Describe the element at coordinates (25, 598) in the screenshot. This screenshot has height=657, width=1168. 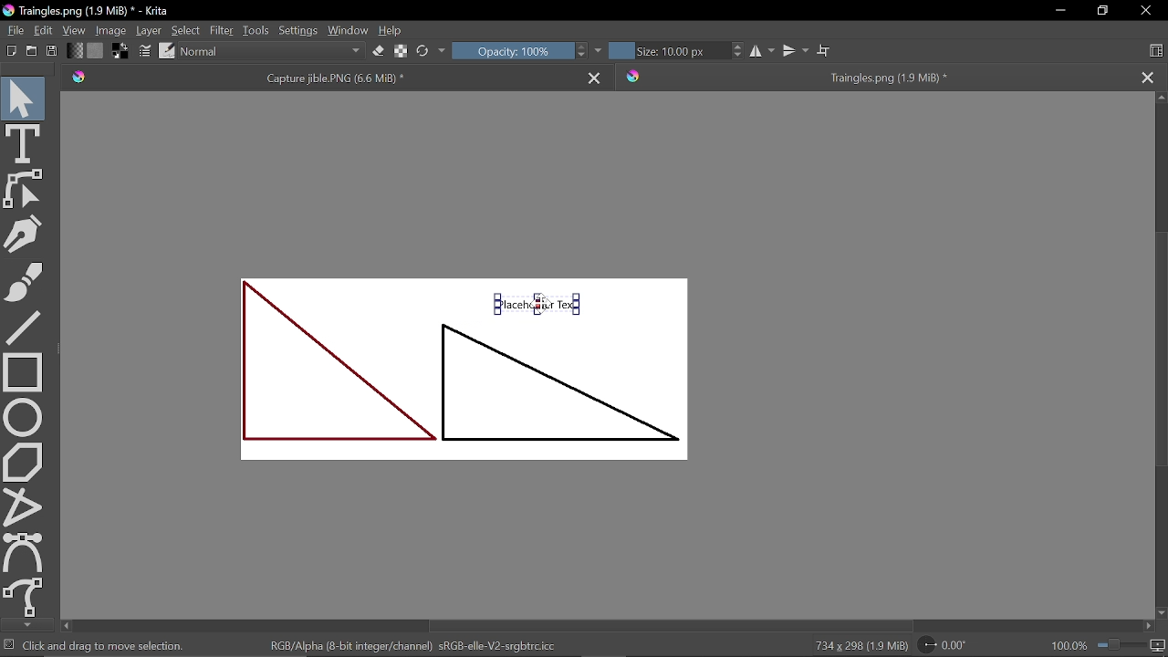
I see `Freehand select tool` at that location.